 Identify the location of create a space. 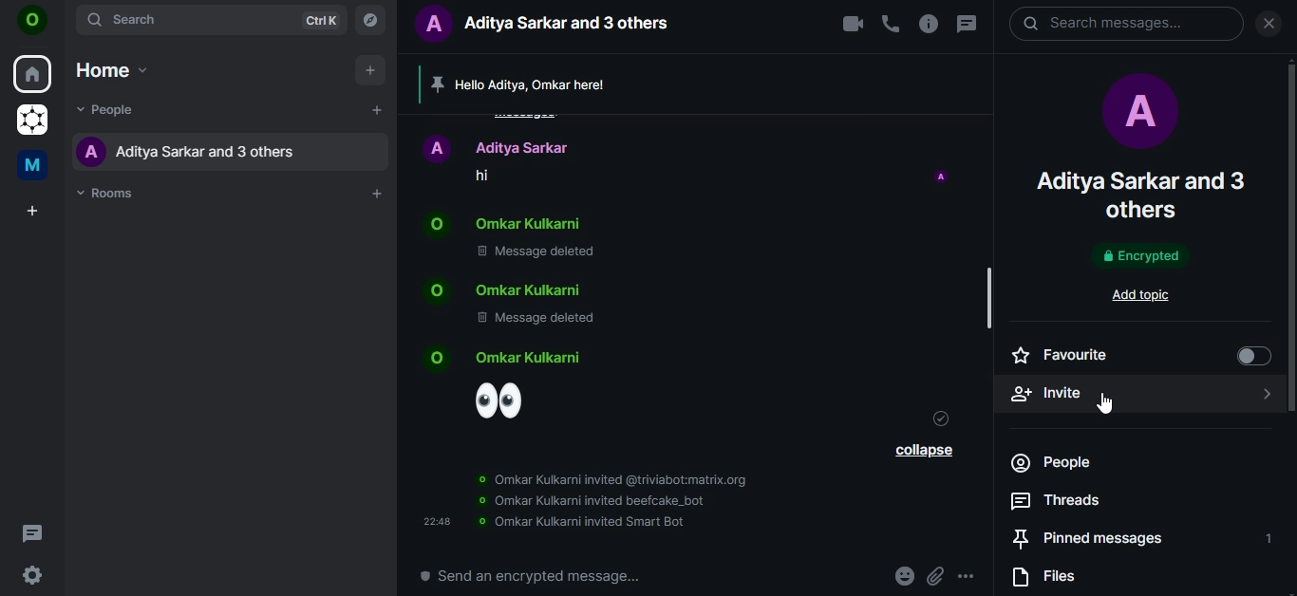
(30, 212).